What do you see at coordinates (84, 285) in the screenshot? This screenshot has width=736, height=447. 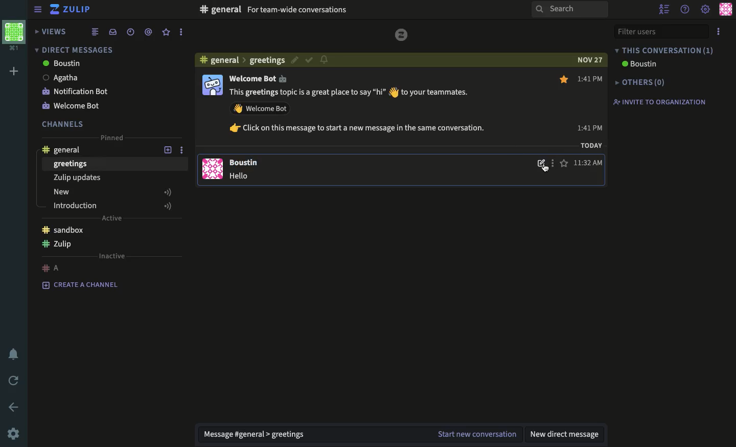 I see `create a channel` at bounding box center [84, 285].